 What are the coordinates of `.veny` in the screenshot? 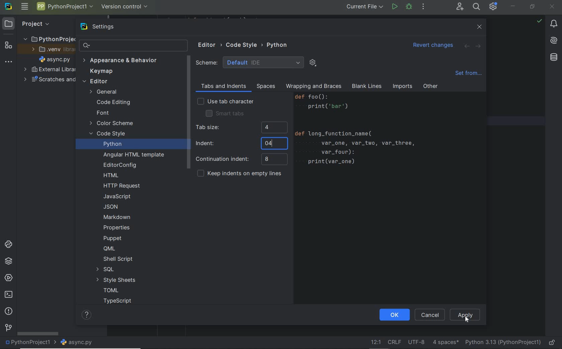 It's located at (51, 49).